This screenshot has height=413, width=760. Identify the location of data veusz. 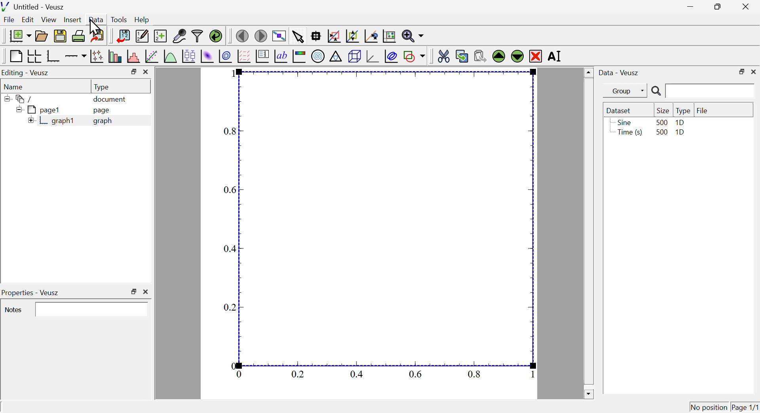
(619, 72).